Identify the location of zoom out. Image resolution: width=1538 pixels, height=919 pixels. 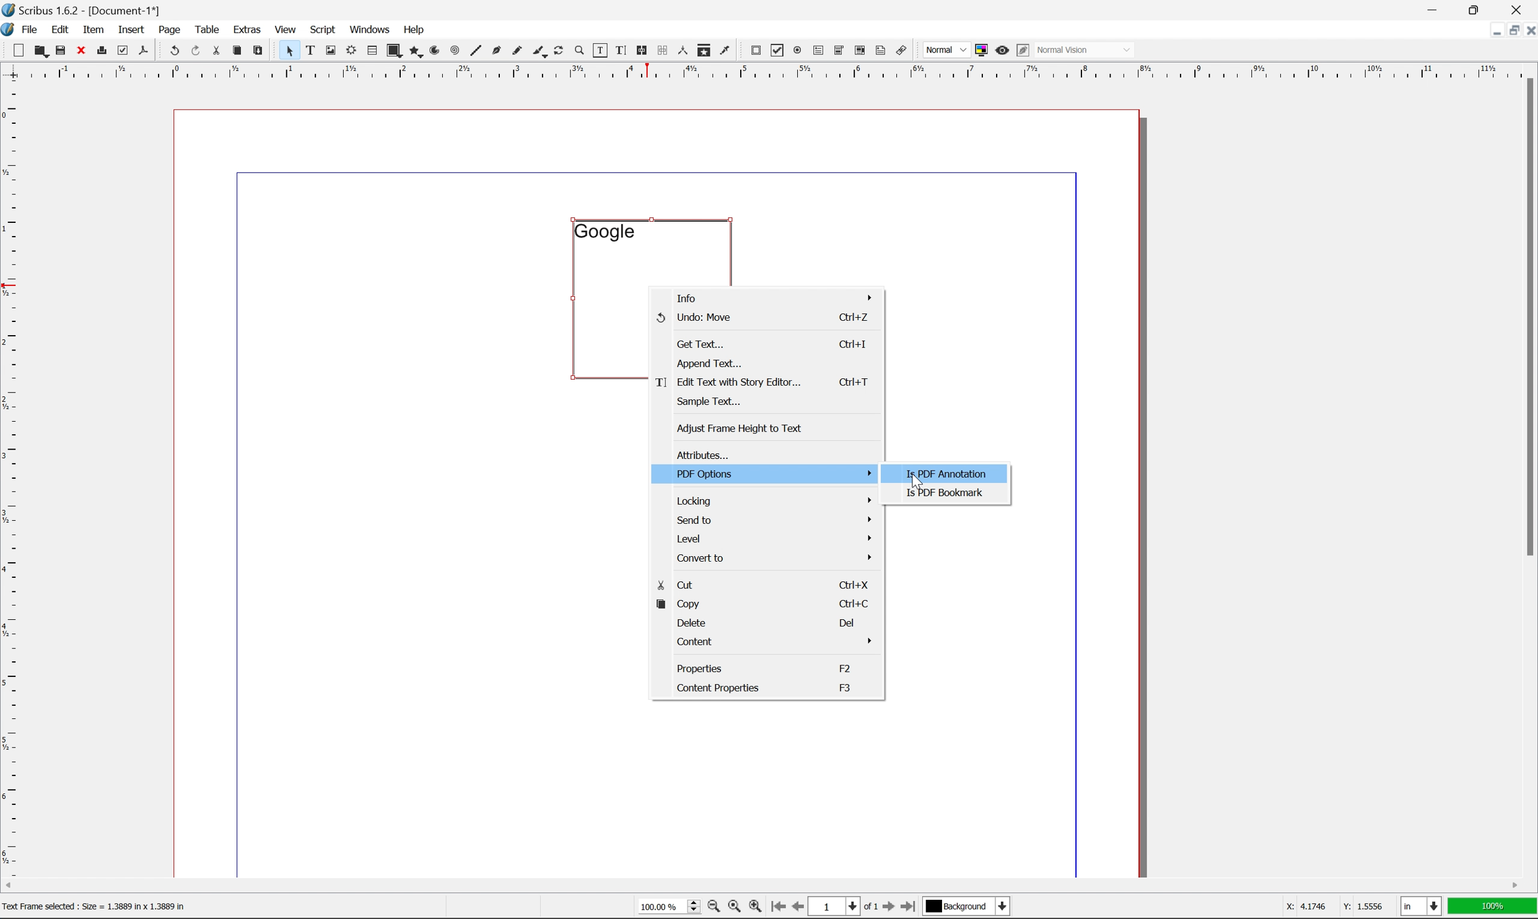
(710, 908).